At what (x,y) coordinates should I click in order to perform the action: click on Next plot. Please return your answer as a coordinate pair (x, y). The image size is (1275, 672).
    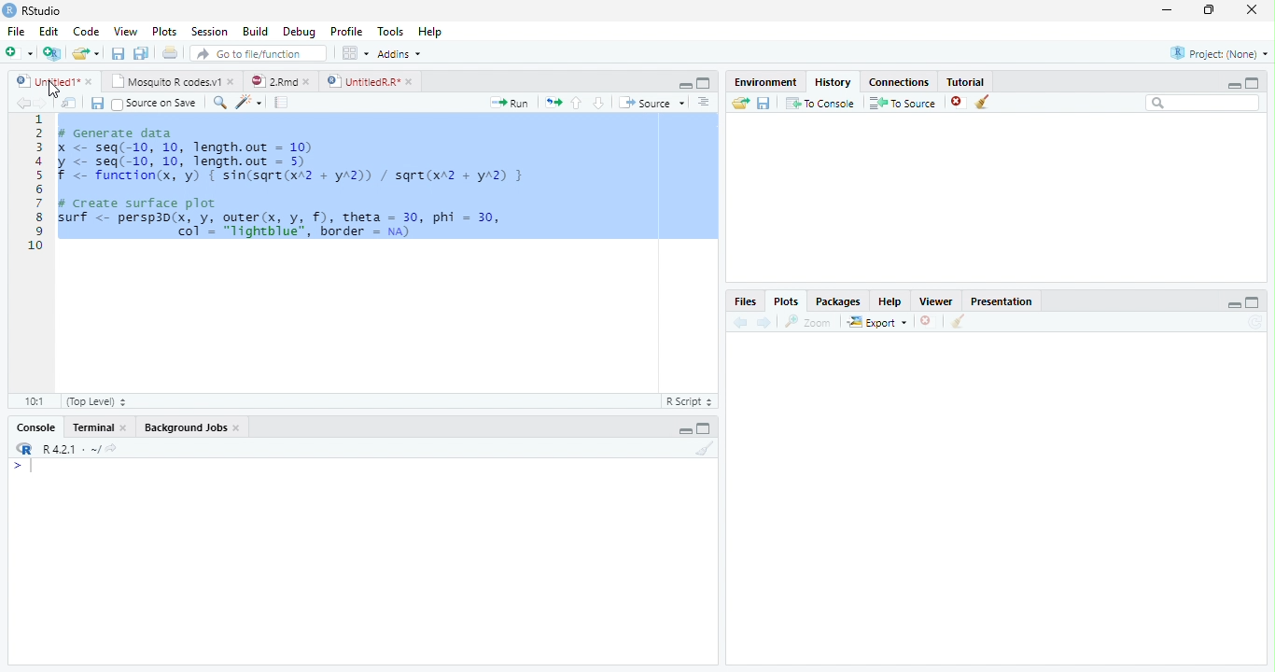
    Looking at the image, I should click on (764, 322).